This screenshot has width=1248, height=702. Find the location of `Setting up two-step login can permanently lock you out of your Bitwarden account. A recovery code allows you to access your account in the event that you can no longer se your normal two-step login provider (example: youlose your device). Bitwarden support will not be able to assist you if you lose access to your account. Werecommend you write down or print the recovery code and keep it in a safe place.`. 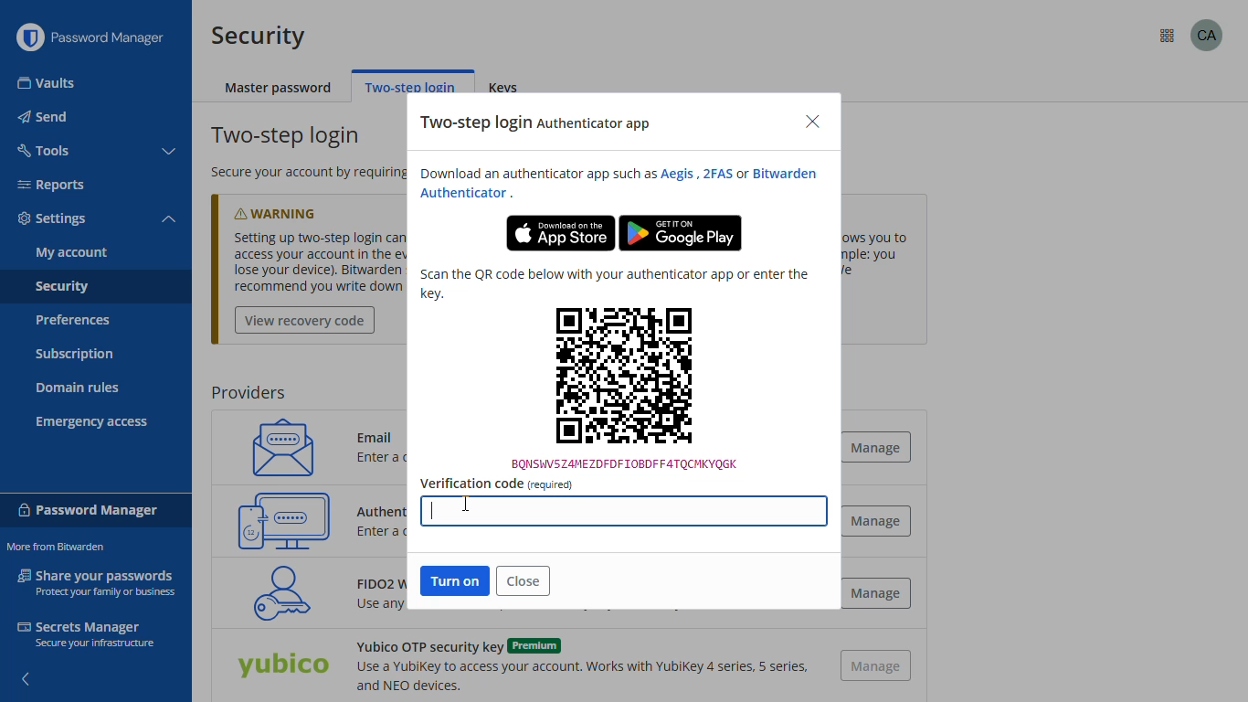

Setting up two-step login can permanently lock you out of your Bitwarden account. A recovery code allows you to access your account in the event that you can no longer se your normal two-step login provider (example: youlose your device). Bitwarden support will not be able to assist you if you lose access to your account. Werecommend you write down or print the recovery code and keep it in a safe place. is located at coordinates (319, 262).